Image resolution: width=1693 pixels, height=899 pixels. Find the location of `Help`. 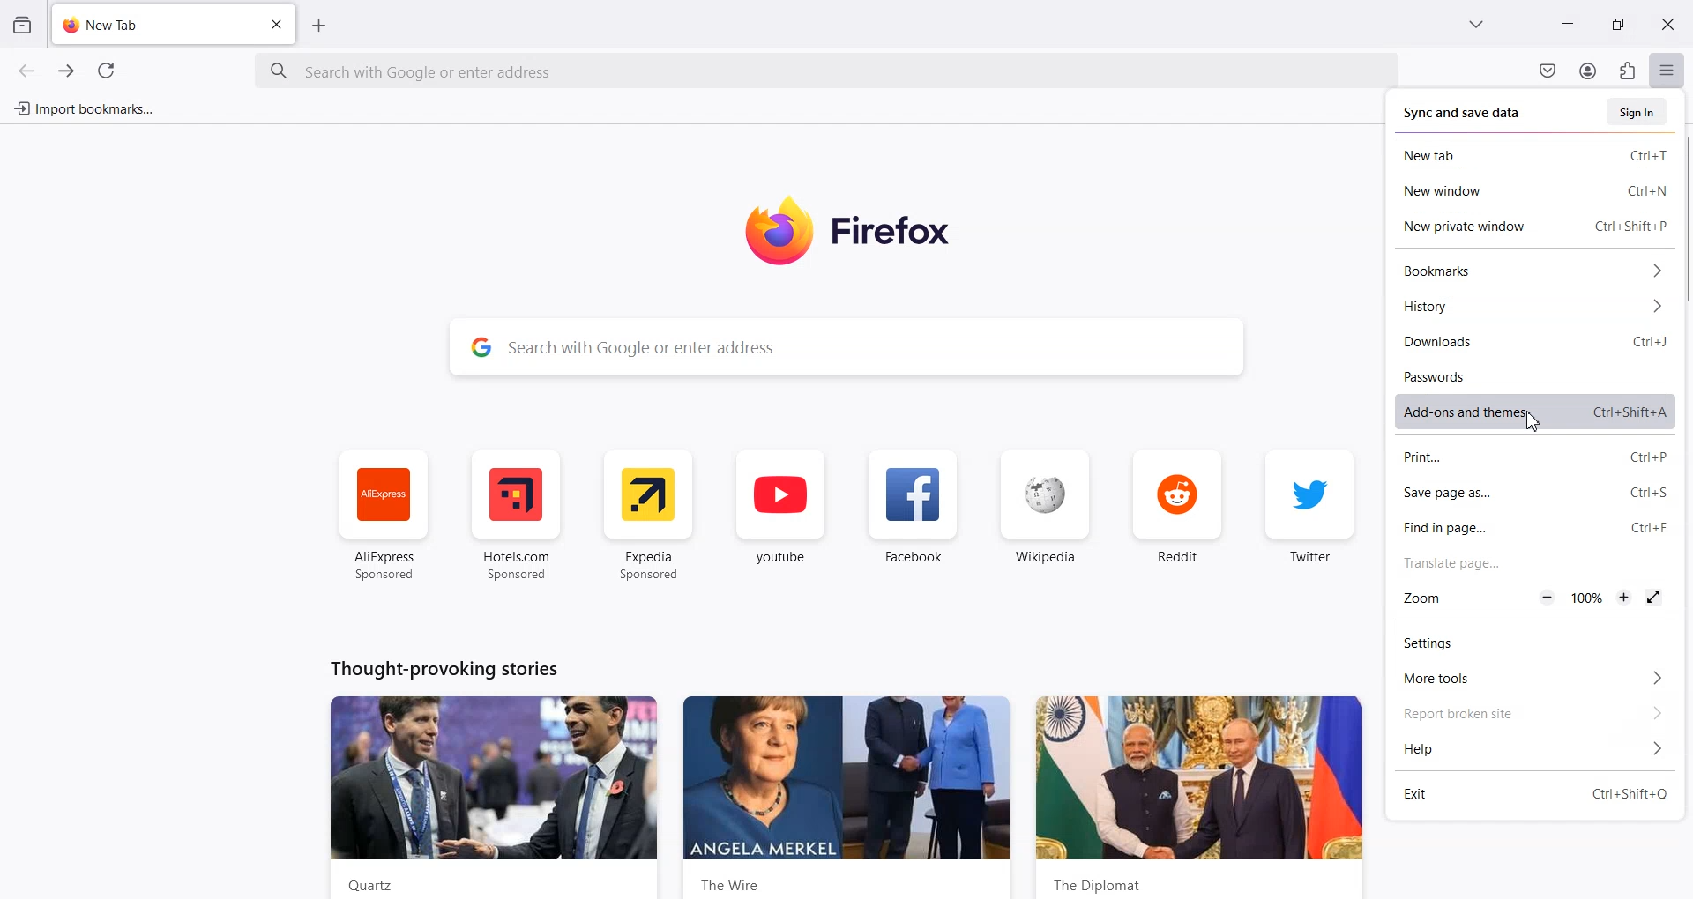

Help is located at coordinates (1533, 747).